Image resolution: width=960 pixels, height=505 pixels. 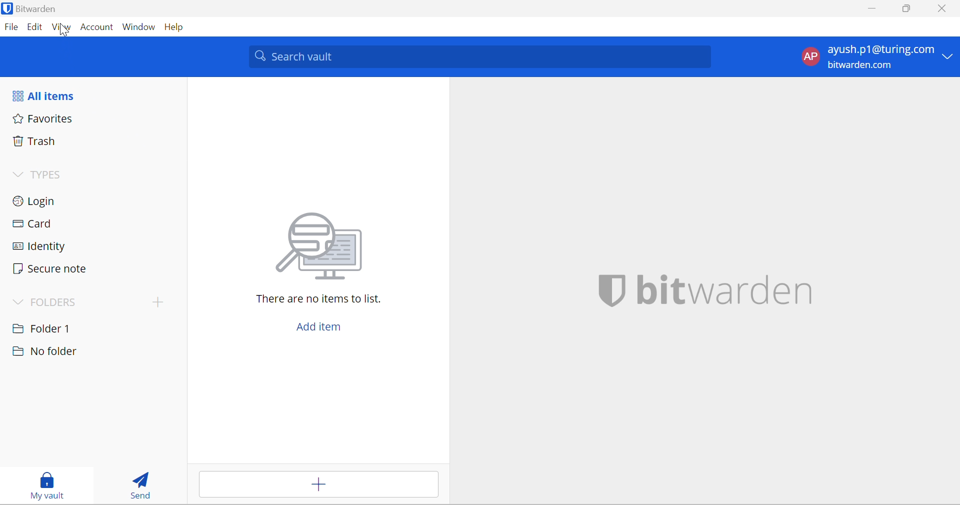 I want to click on minimize, so click(x=873, y=9).